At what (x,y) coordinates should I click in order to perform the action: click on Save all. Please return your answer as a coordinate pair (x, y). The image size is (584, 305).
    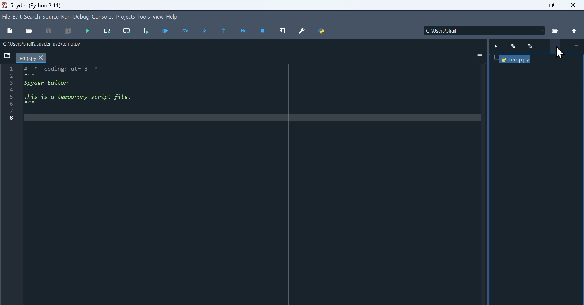
    Looking at the image, I should click on (68, 31).